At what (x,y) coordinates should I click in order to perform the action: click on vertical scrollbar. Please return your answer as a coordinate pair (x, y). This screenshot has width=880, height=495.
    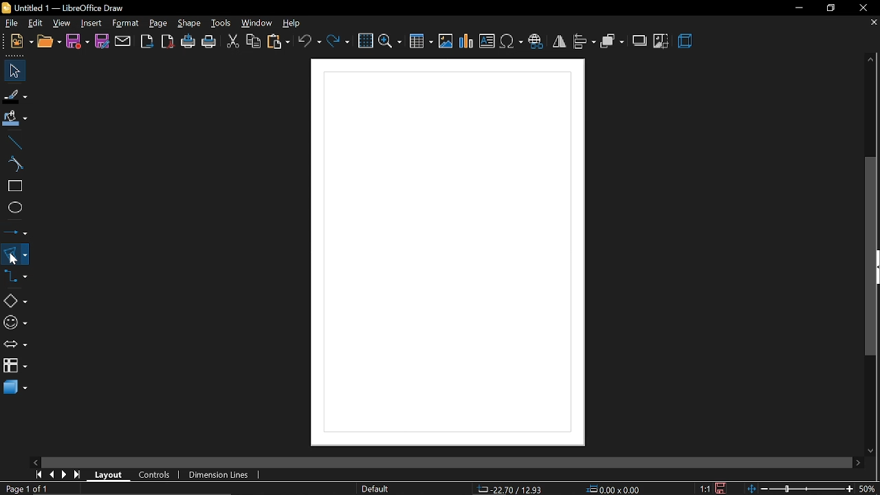
    Looking at the image, I should click on (872, 256).